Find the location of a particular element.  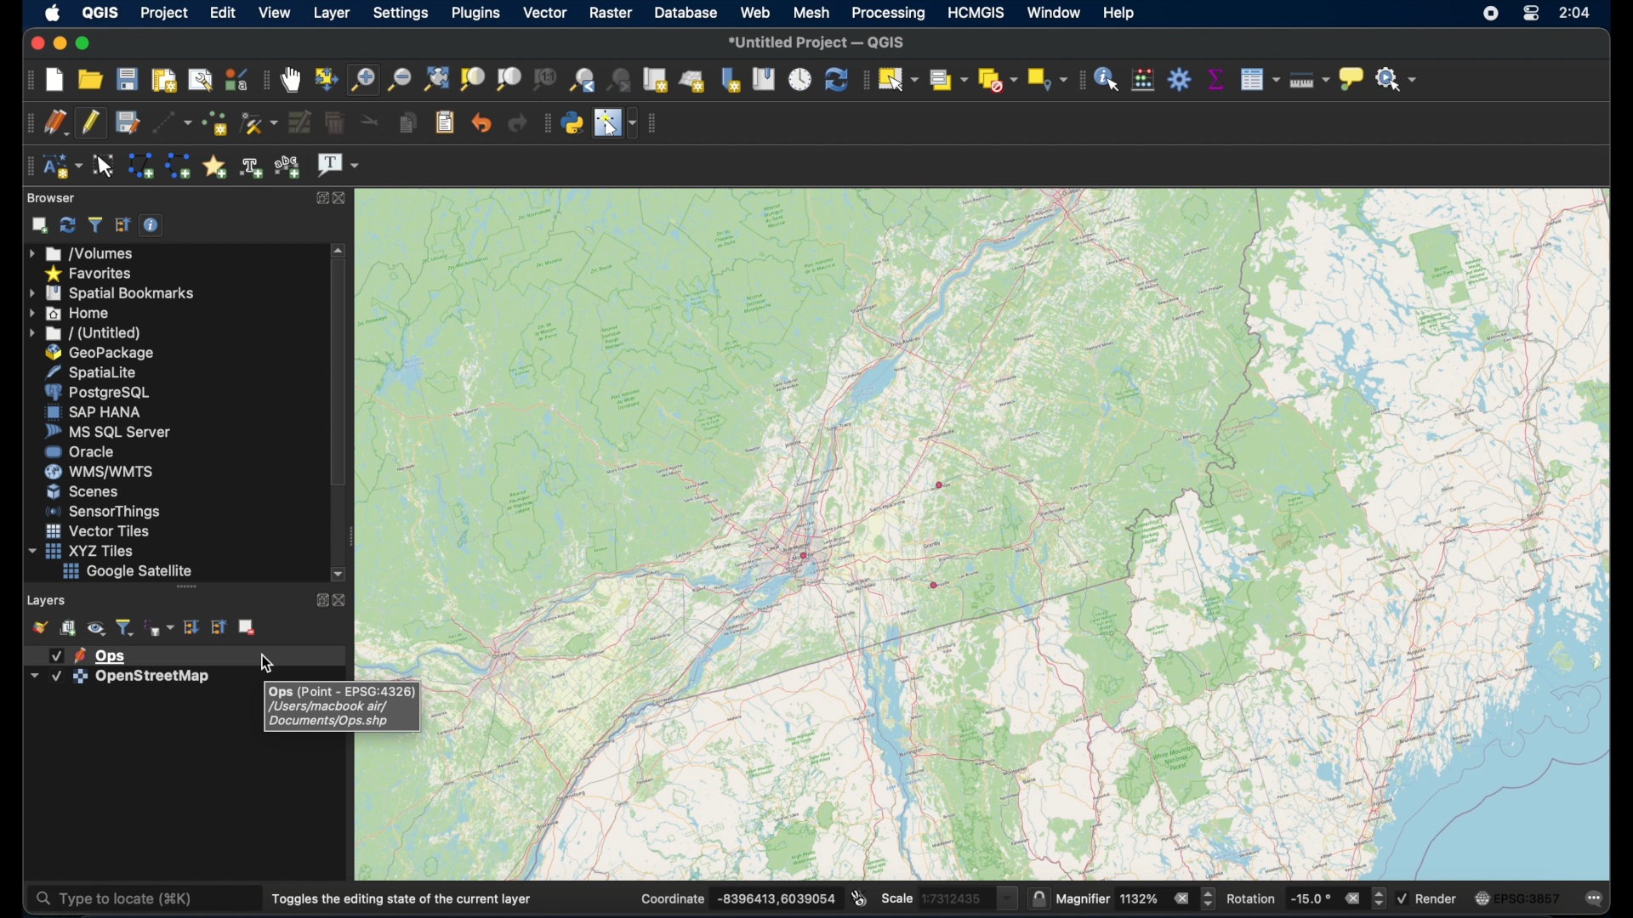

temporal control panel is located at coordinates (800, 80).